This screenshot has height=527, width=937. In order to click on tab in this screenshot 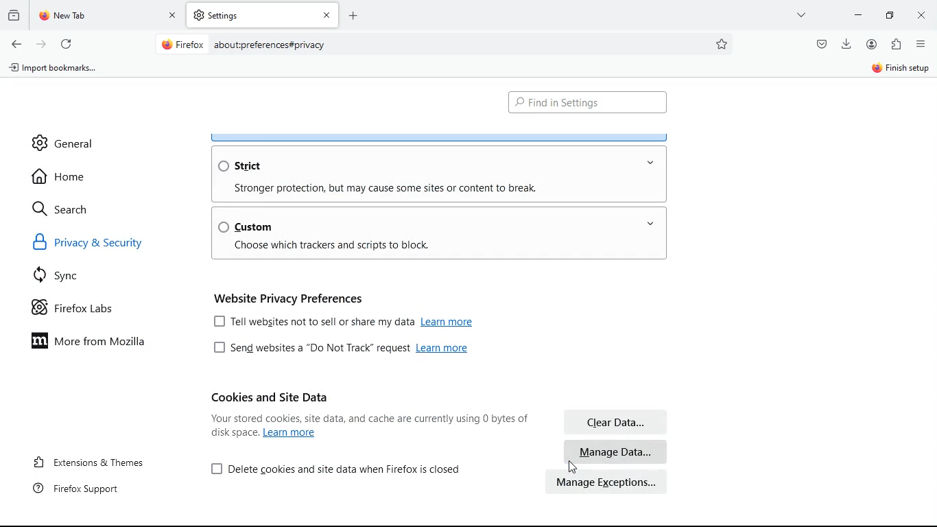, I will do `click(263, 15)`.